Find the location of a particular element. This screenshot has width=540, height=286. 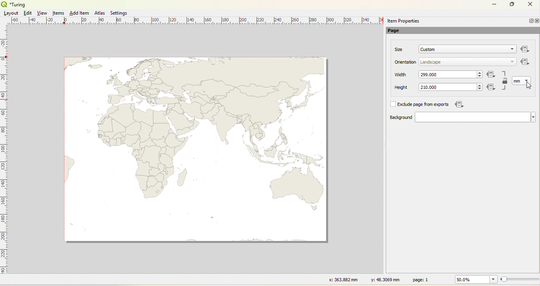

dropdown is located at coordinates (510, 50).